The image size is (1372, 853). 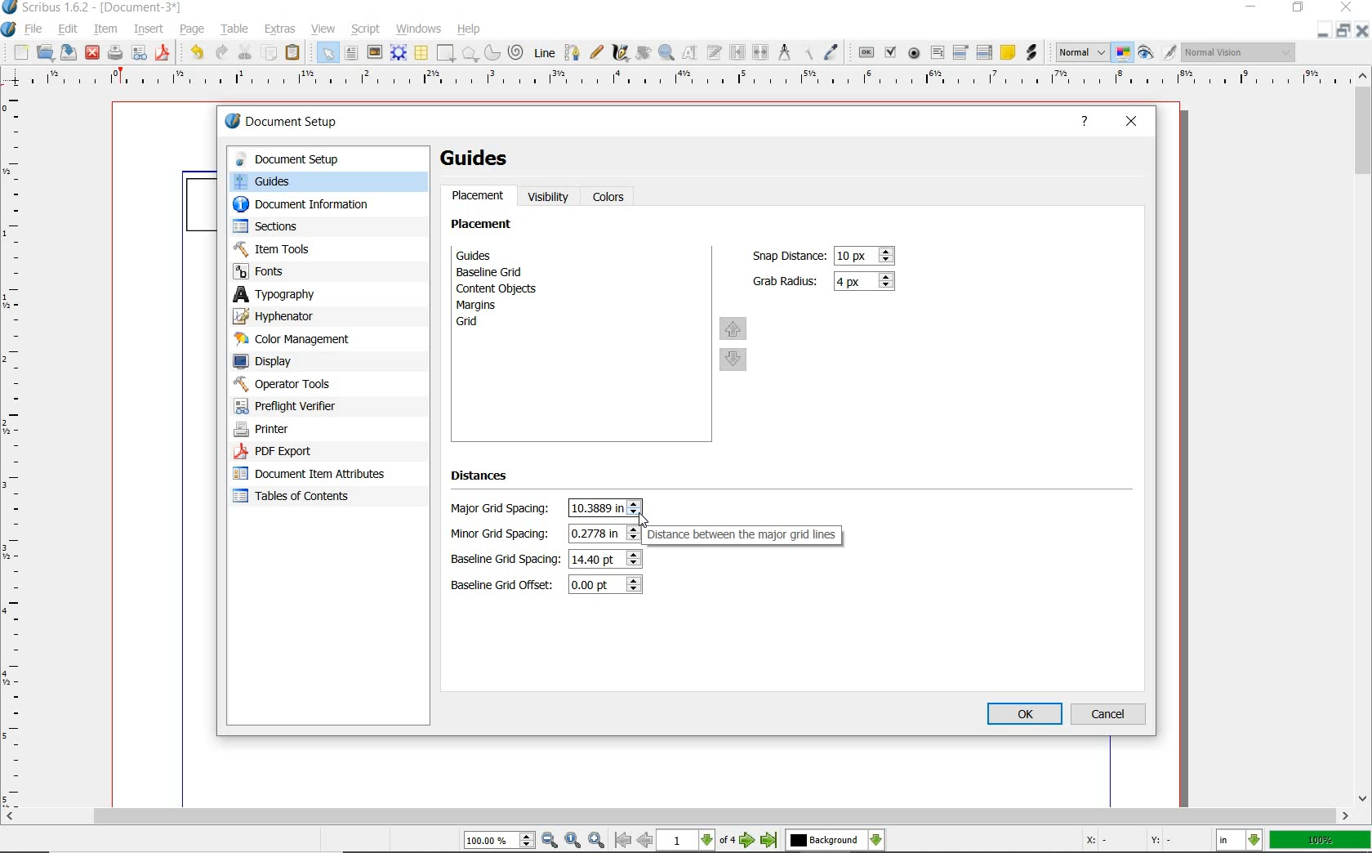 I want to click on ok, so click(x=1025, y=715).